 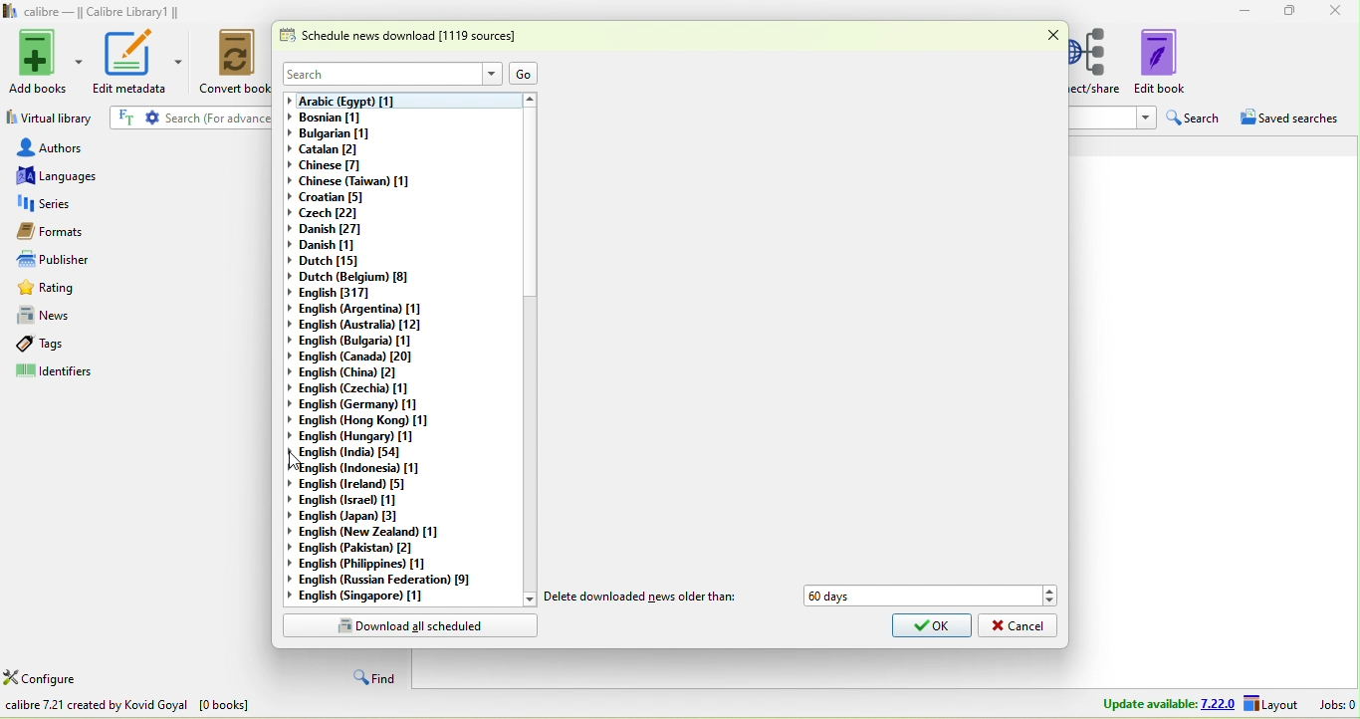 What do you see at coordinates (1144, 118) in the screenshot?
I see `Drop down` at bounding box center [1144, 118].